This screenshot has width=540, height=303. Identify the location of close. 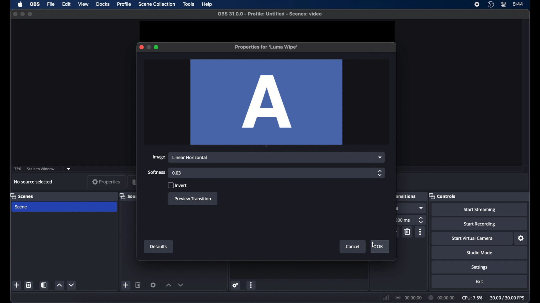
(15, 14).